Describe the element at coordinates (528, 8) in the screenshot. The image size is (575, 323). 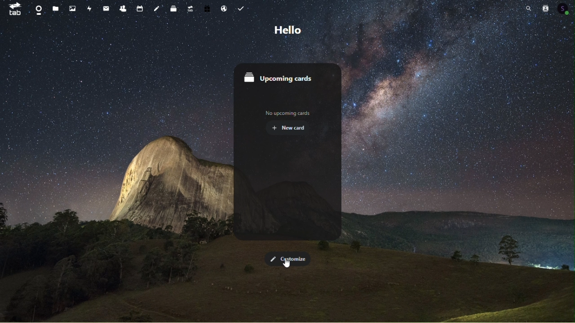
I see `Search` at that location.